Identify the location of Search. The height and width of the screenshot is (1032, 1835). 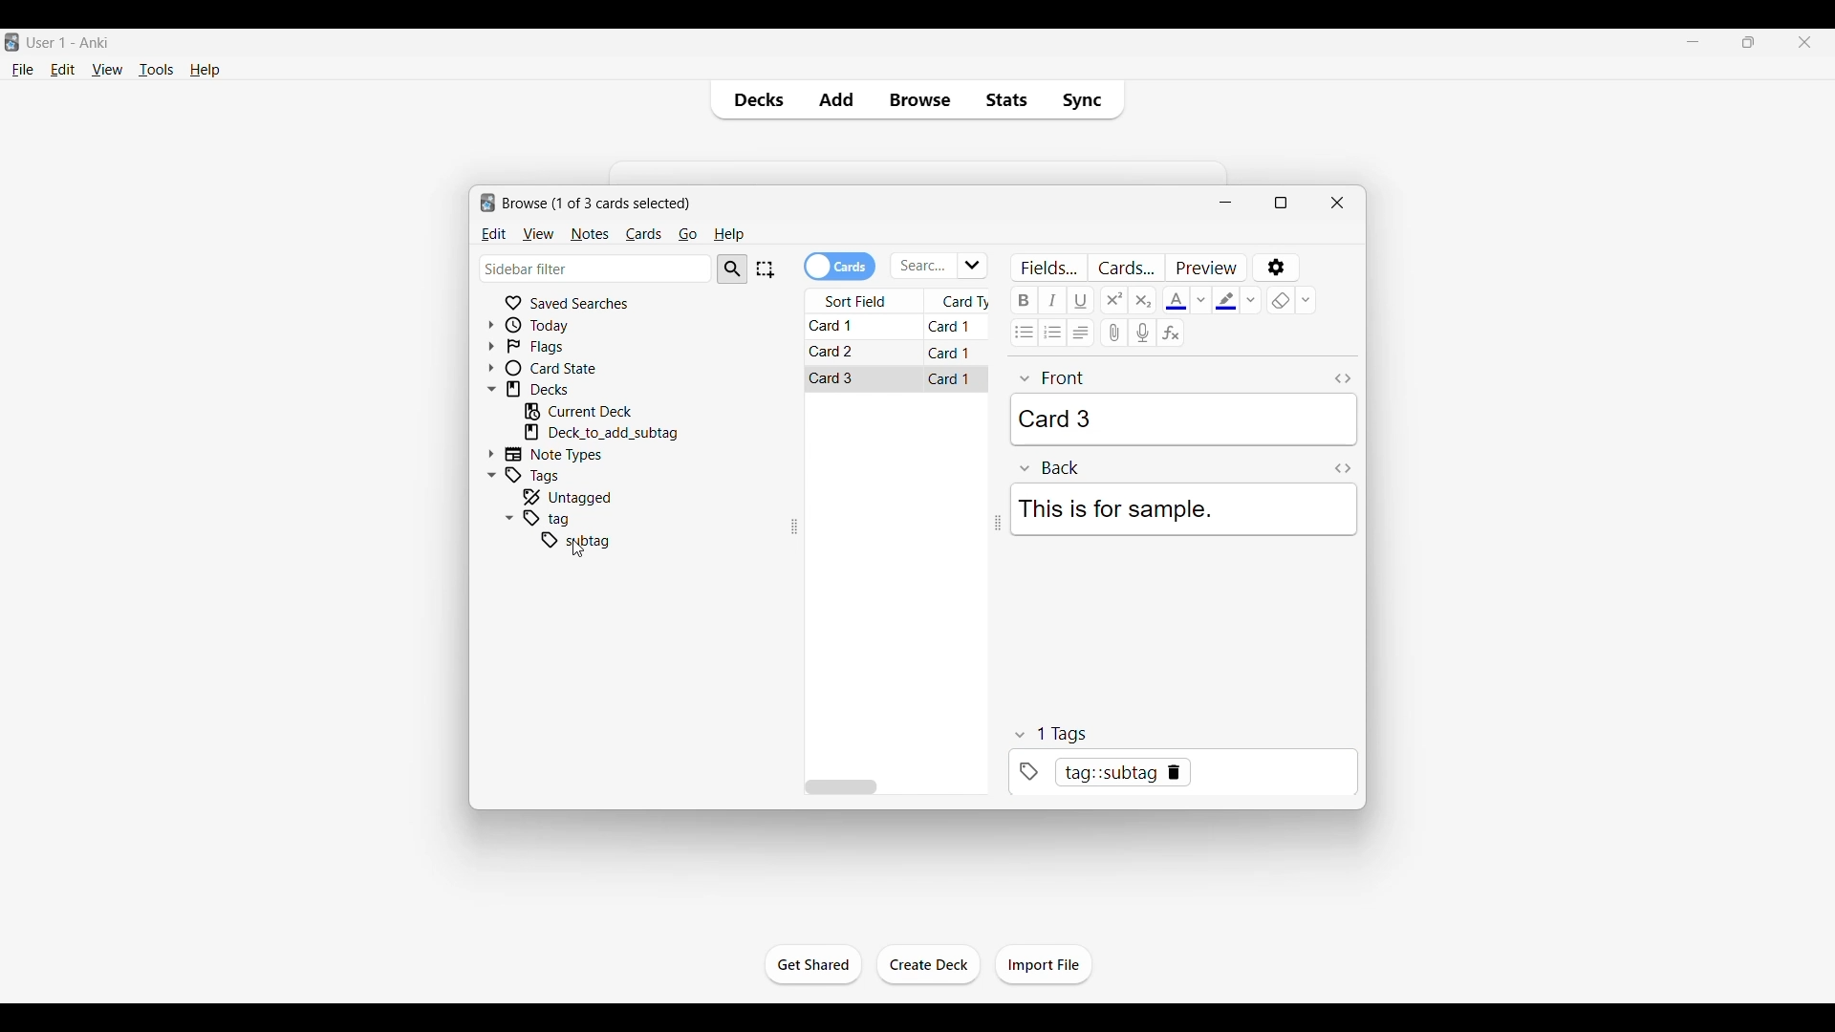
(732, 269).